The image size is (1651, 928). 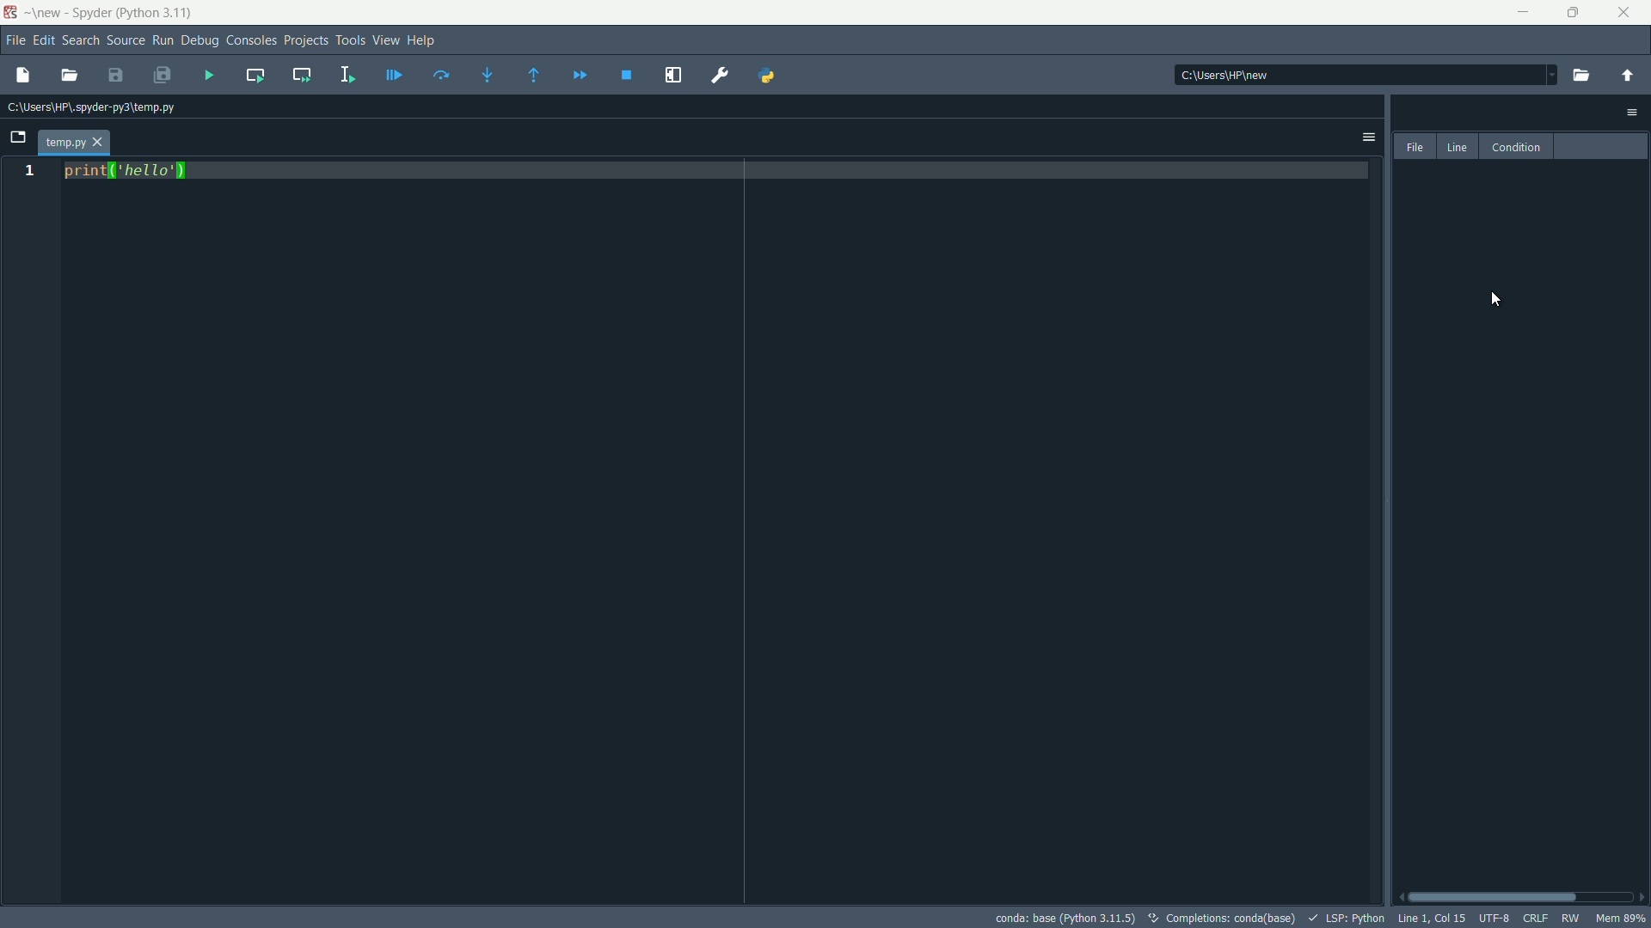 I want to click on memory usage, so click(x=1621, y=918).